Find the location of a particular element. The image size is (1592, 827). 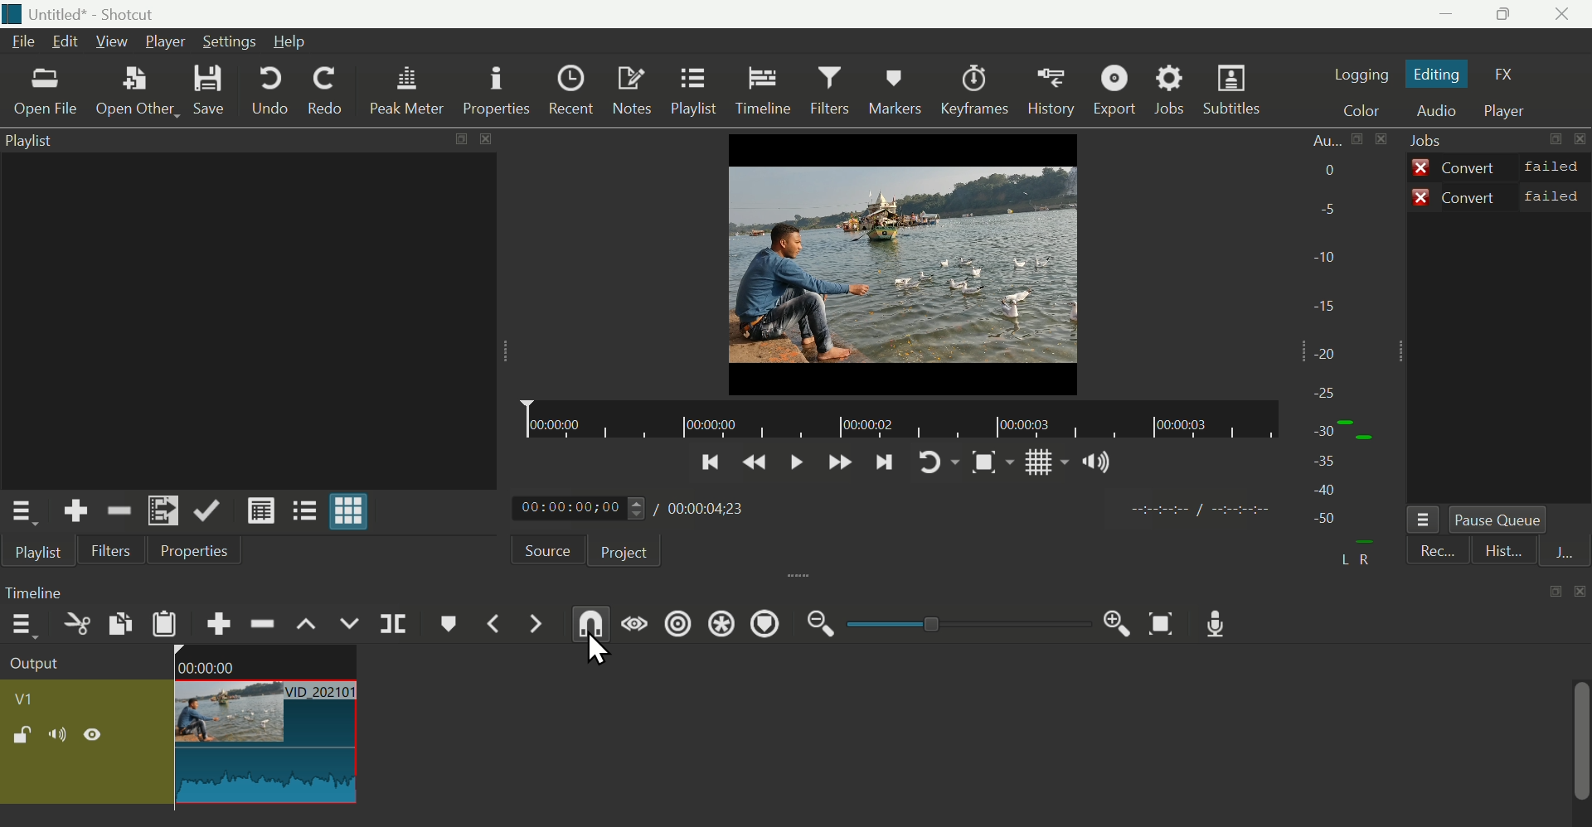

Create/Edit  Marker is located at coordinates (449, 626).